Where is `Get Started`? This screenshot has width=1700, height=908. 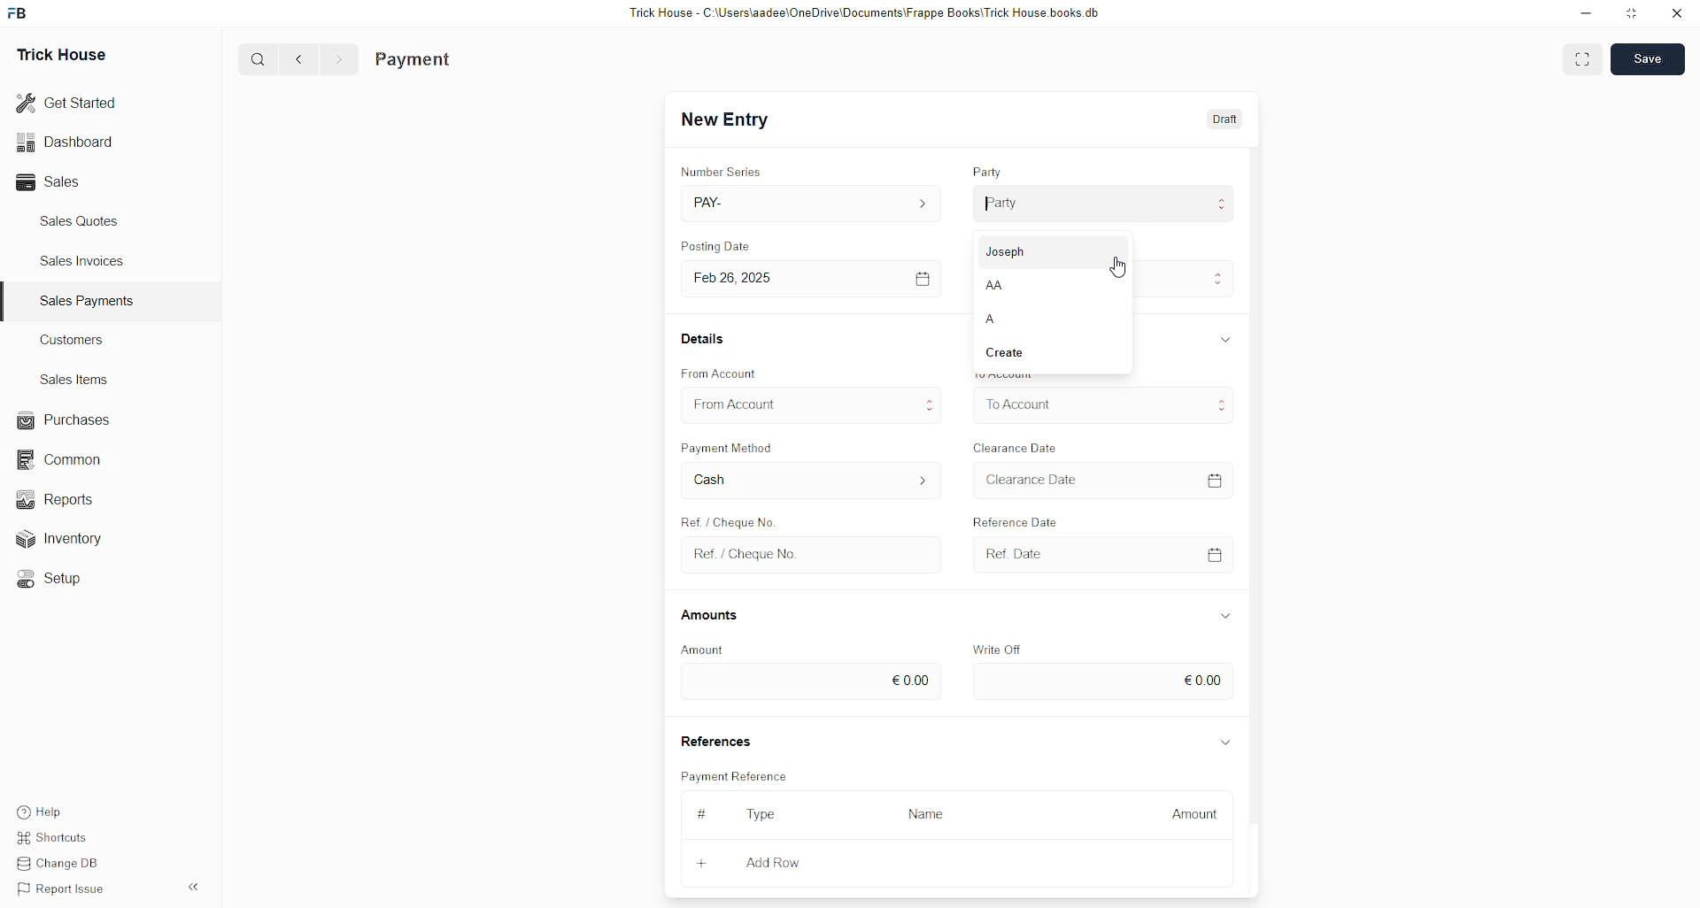
Get Started is located at coordinates (67, 104).